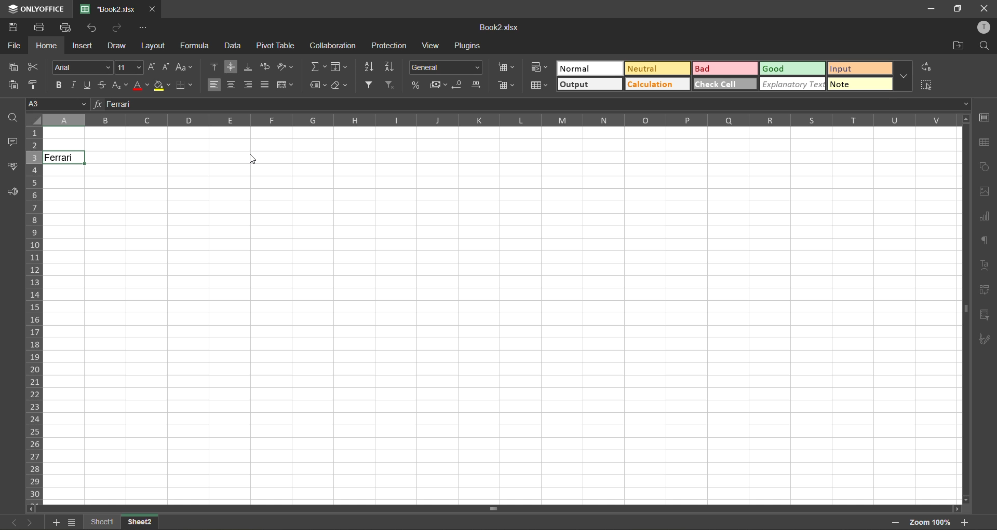 This screenshot has width=997, height=530. Describe the element at coordinates (955, 9) in the screenshot. I see `maximize` at that location.